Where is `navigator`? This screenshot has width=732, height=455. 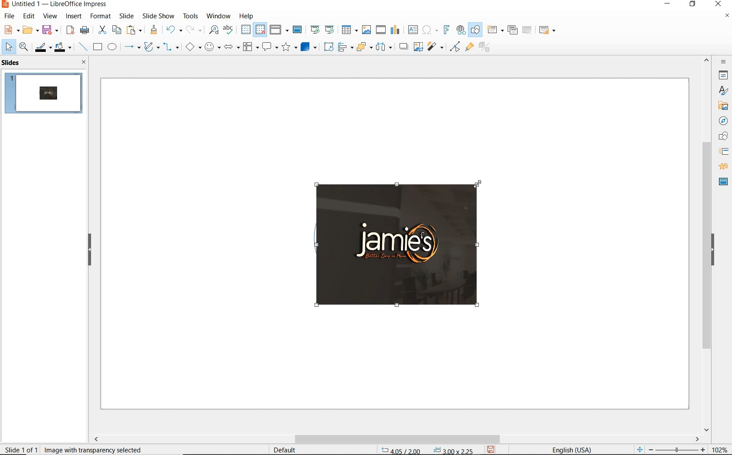
navigator is located at coordinates (722, 120).